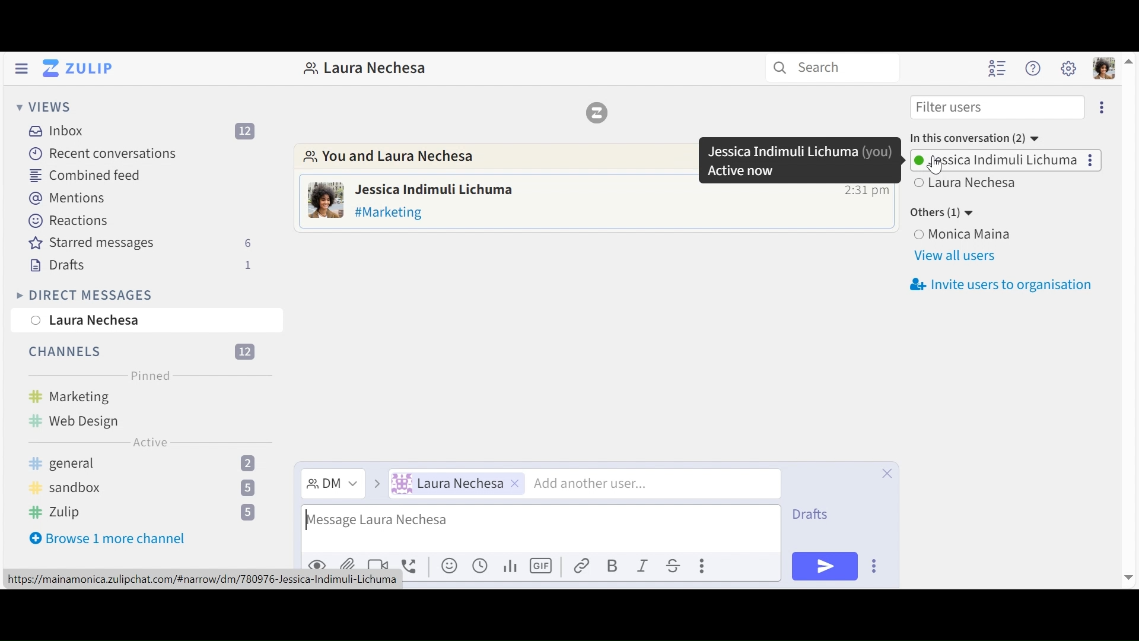 This screenshot has width=1139, height=641. I want to click on Add another user, so click(589, 484).